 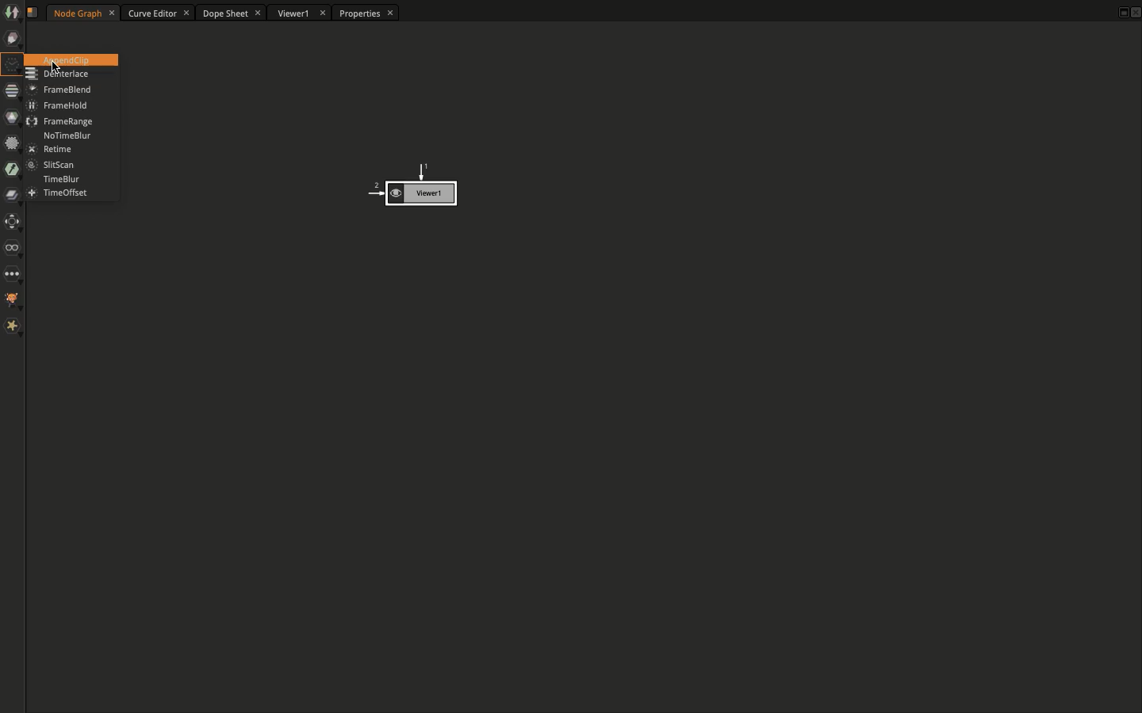 I want to click on TimeBlur, so click(x=61, y=180).